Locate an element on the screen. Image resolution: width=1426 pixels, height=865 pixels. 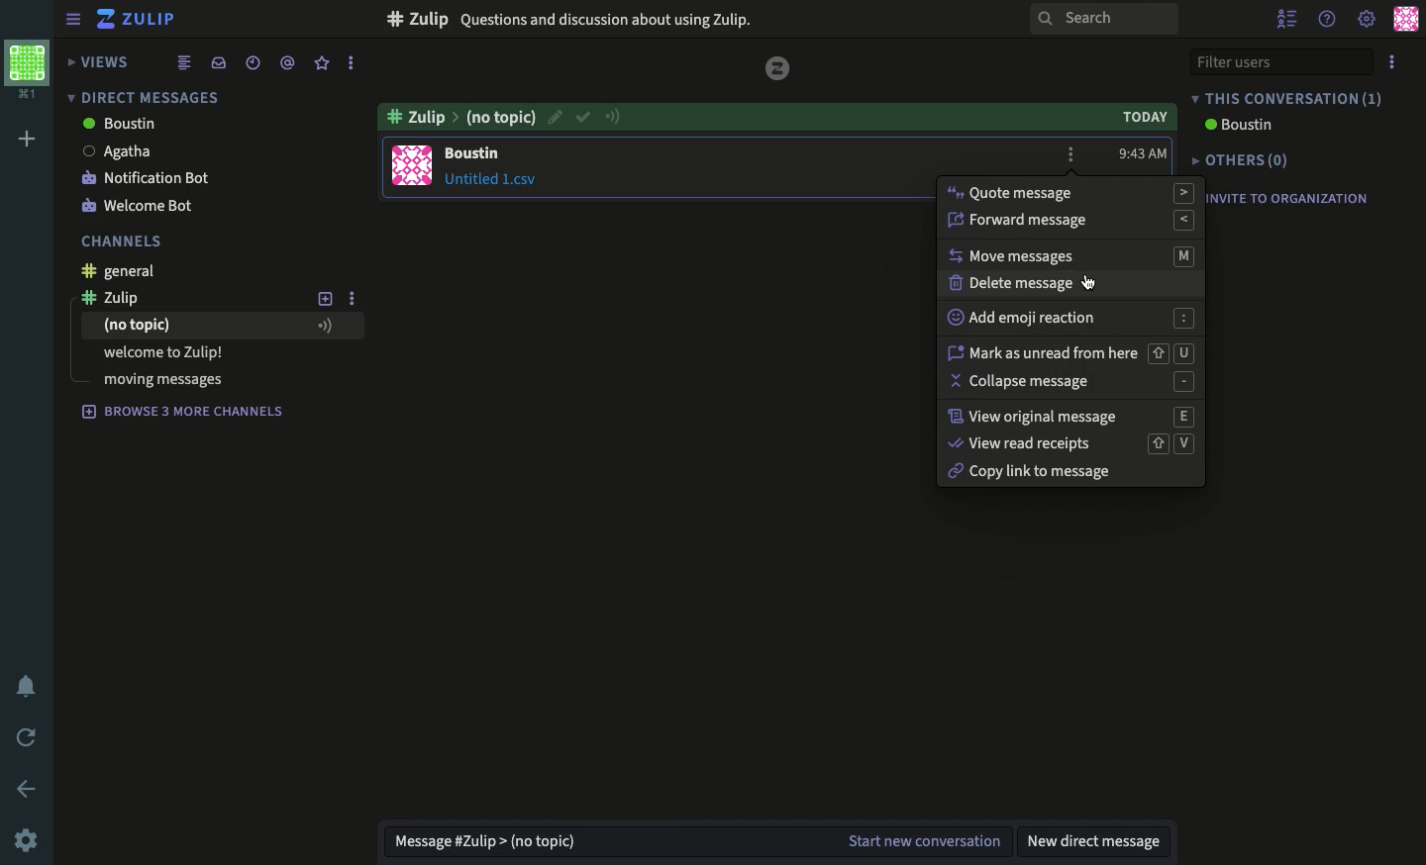
notification bot is located at coordinates (149, 180).